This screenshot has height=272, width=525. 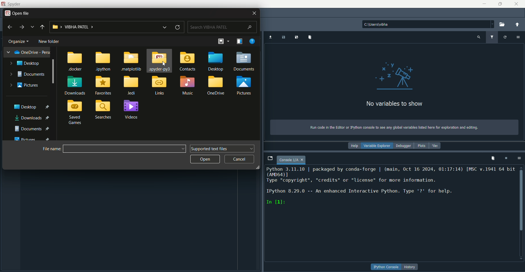 What do you see at coordinates (405, 146) in the screenshot?
I see `debugger` at bounding box center [405, 146].